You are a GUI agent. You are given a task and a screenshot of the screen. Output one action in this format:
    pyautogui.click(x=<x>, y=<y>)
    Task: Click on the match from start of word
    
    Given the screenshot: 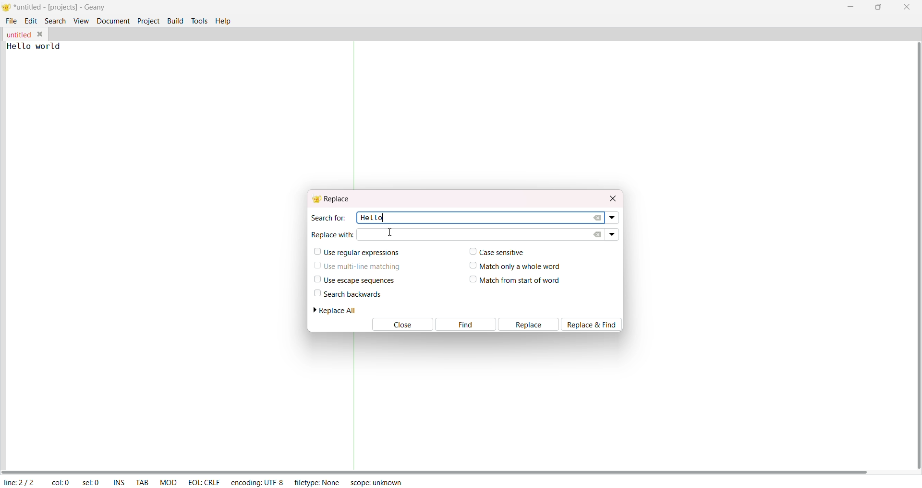 What is the action you would take?
    pyautogui.click(x=515, y=281)
    